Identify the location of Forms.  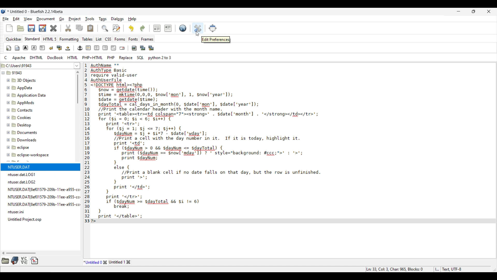
(120, 39).